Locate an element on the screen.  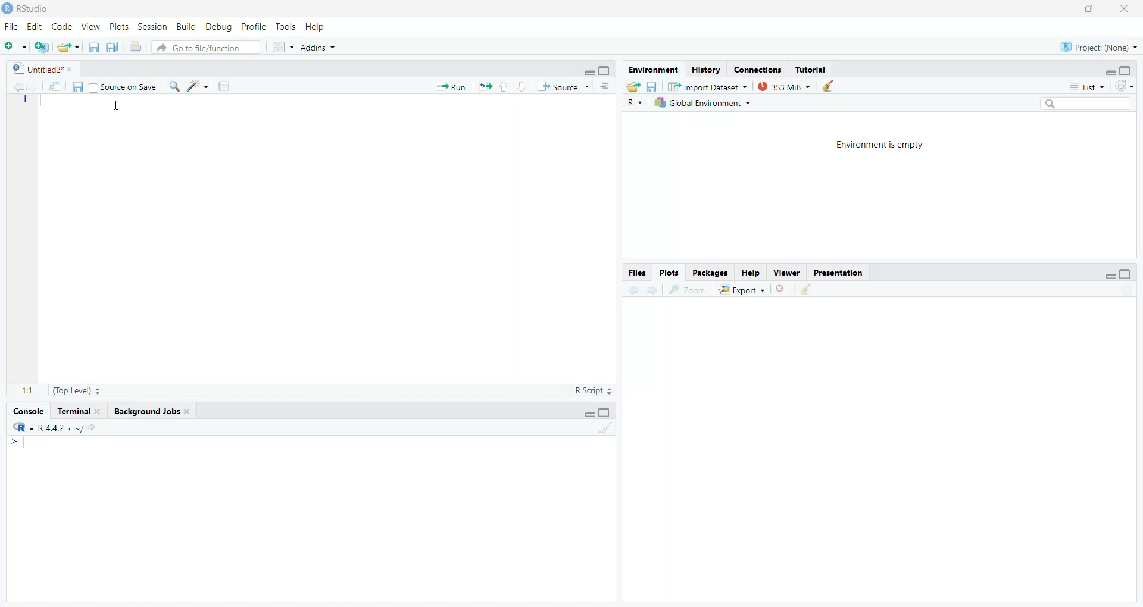
hide r script is located at coordinates (1109, 273).